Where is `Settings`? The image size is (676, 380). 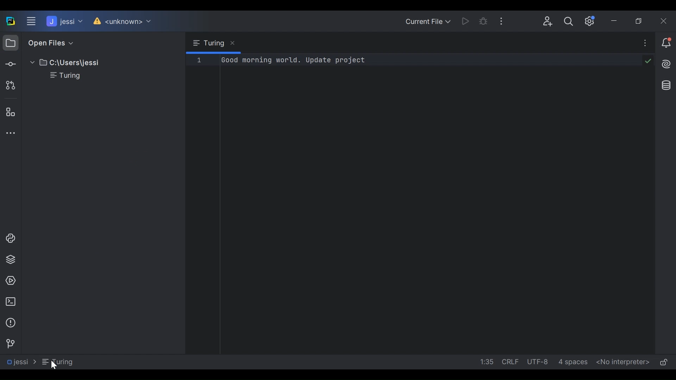 Settings is located at coordinates (592, 21).